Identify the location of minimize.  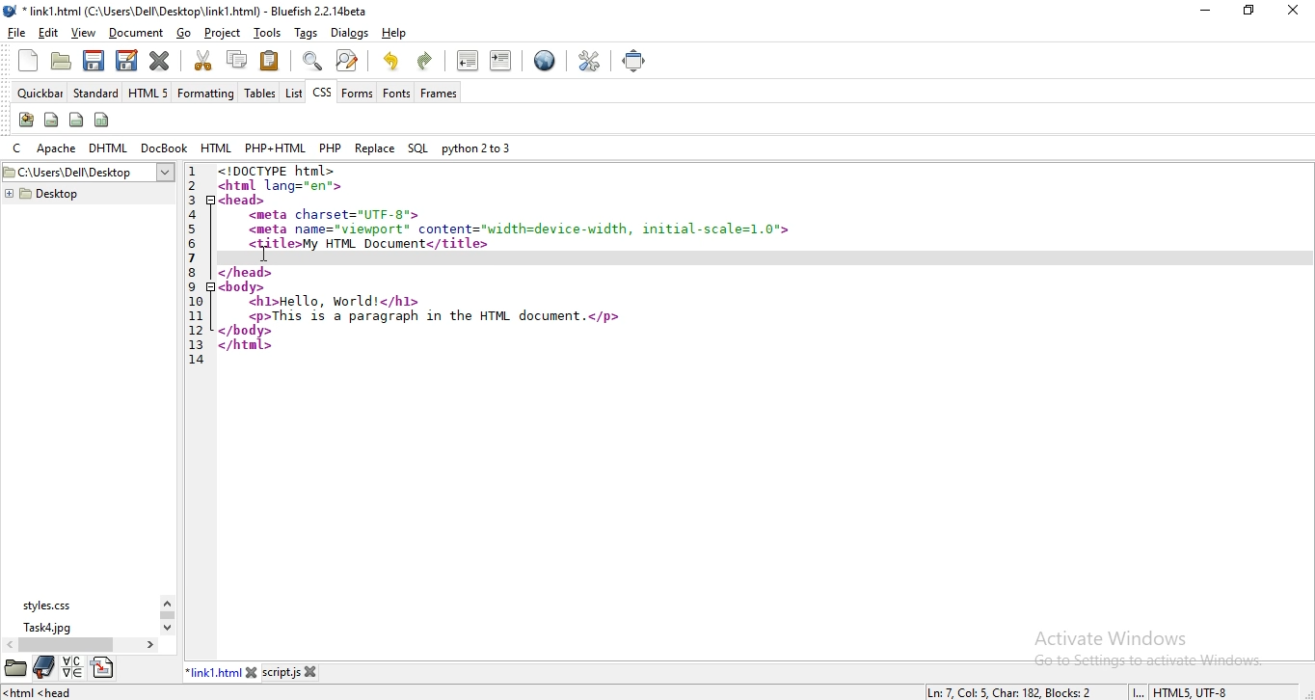
(1204, 9).